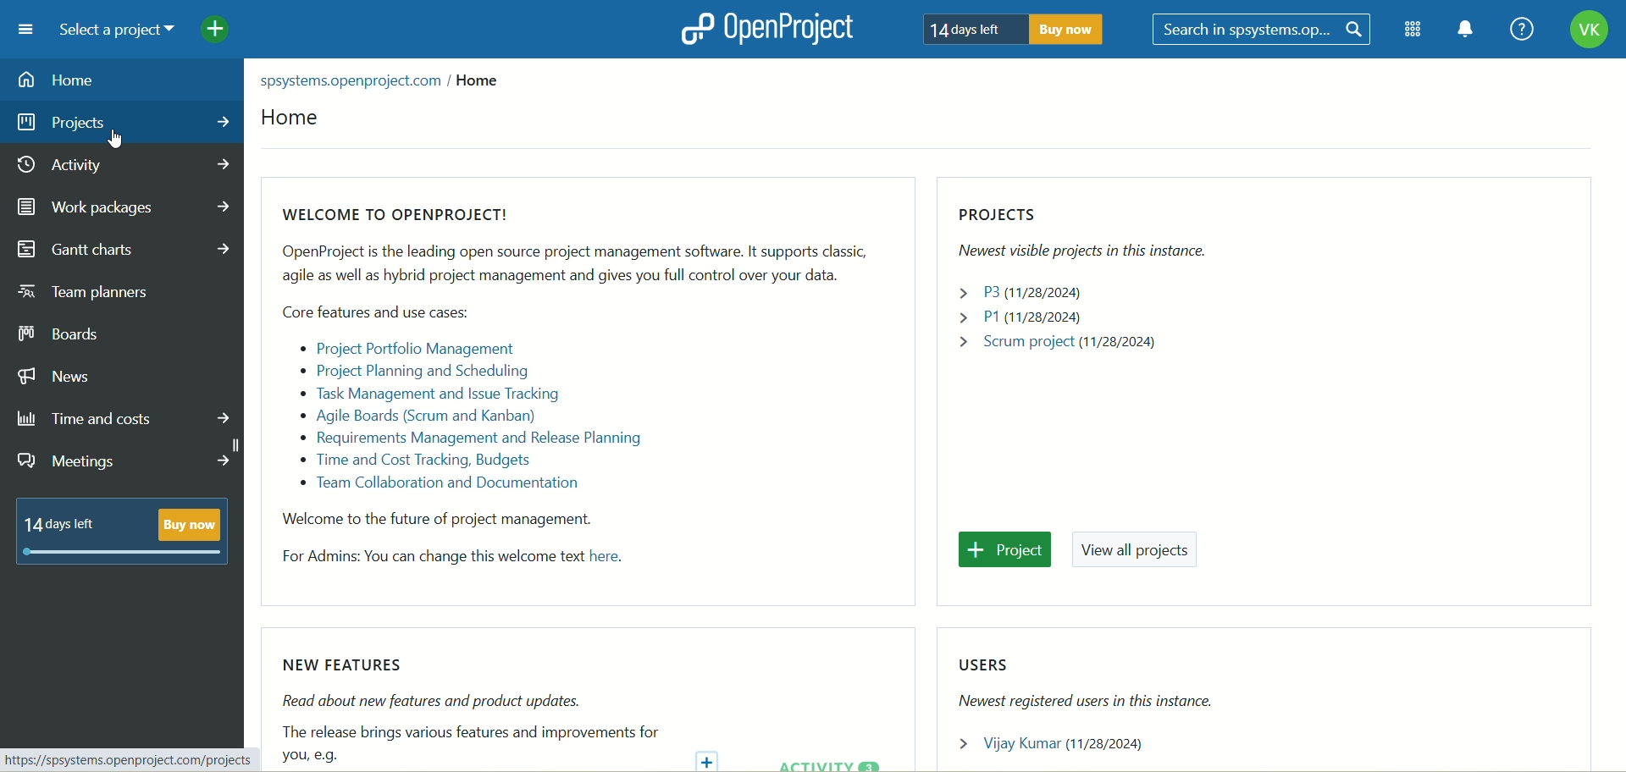 This screenshot has height=772, width=1626. What do you see at coordinates (468, 565) in the screenshot?
I see `For Admins: You can change this welcome text here.` at bounding box center [468, 565].